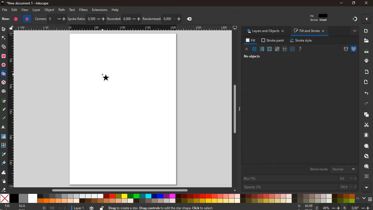 Image resolution: width=373 pixels, height=210 pixels. I want to click on stroke paint, so click(273, 40).